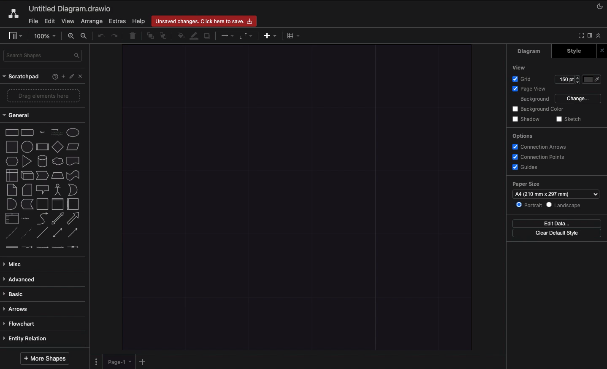 Image resolution: width=607 pixels, height=369 pixels. What do you see at coordinates (16, 264) in the screenshot?
I see `Misc` at bounding box center [16, 264].